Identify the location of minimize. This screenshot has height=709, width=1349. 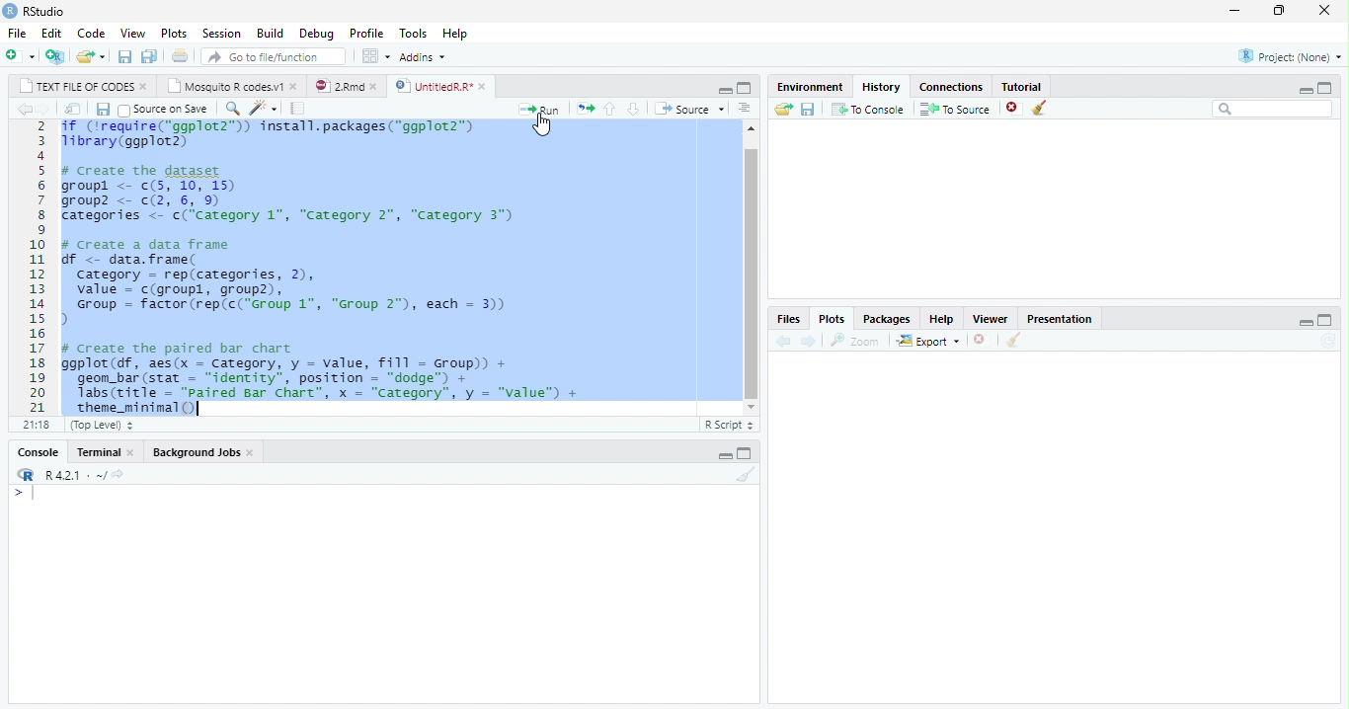
(1234, 10).